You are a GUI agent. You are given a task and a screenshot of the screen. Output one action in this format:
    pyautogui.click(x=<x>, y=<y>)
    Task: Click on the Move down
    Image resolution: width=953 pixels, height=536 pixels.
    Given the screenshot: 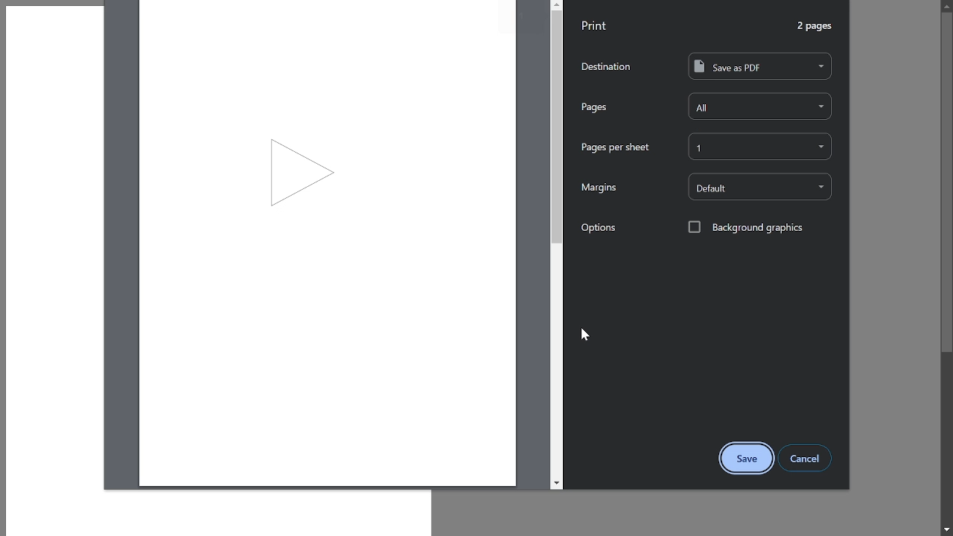 What is the action you would take?
    pyautogui.click(x=557, y=483)
    